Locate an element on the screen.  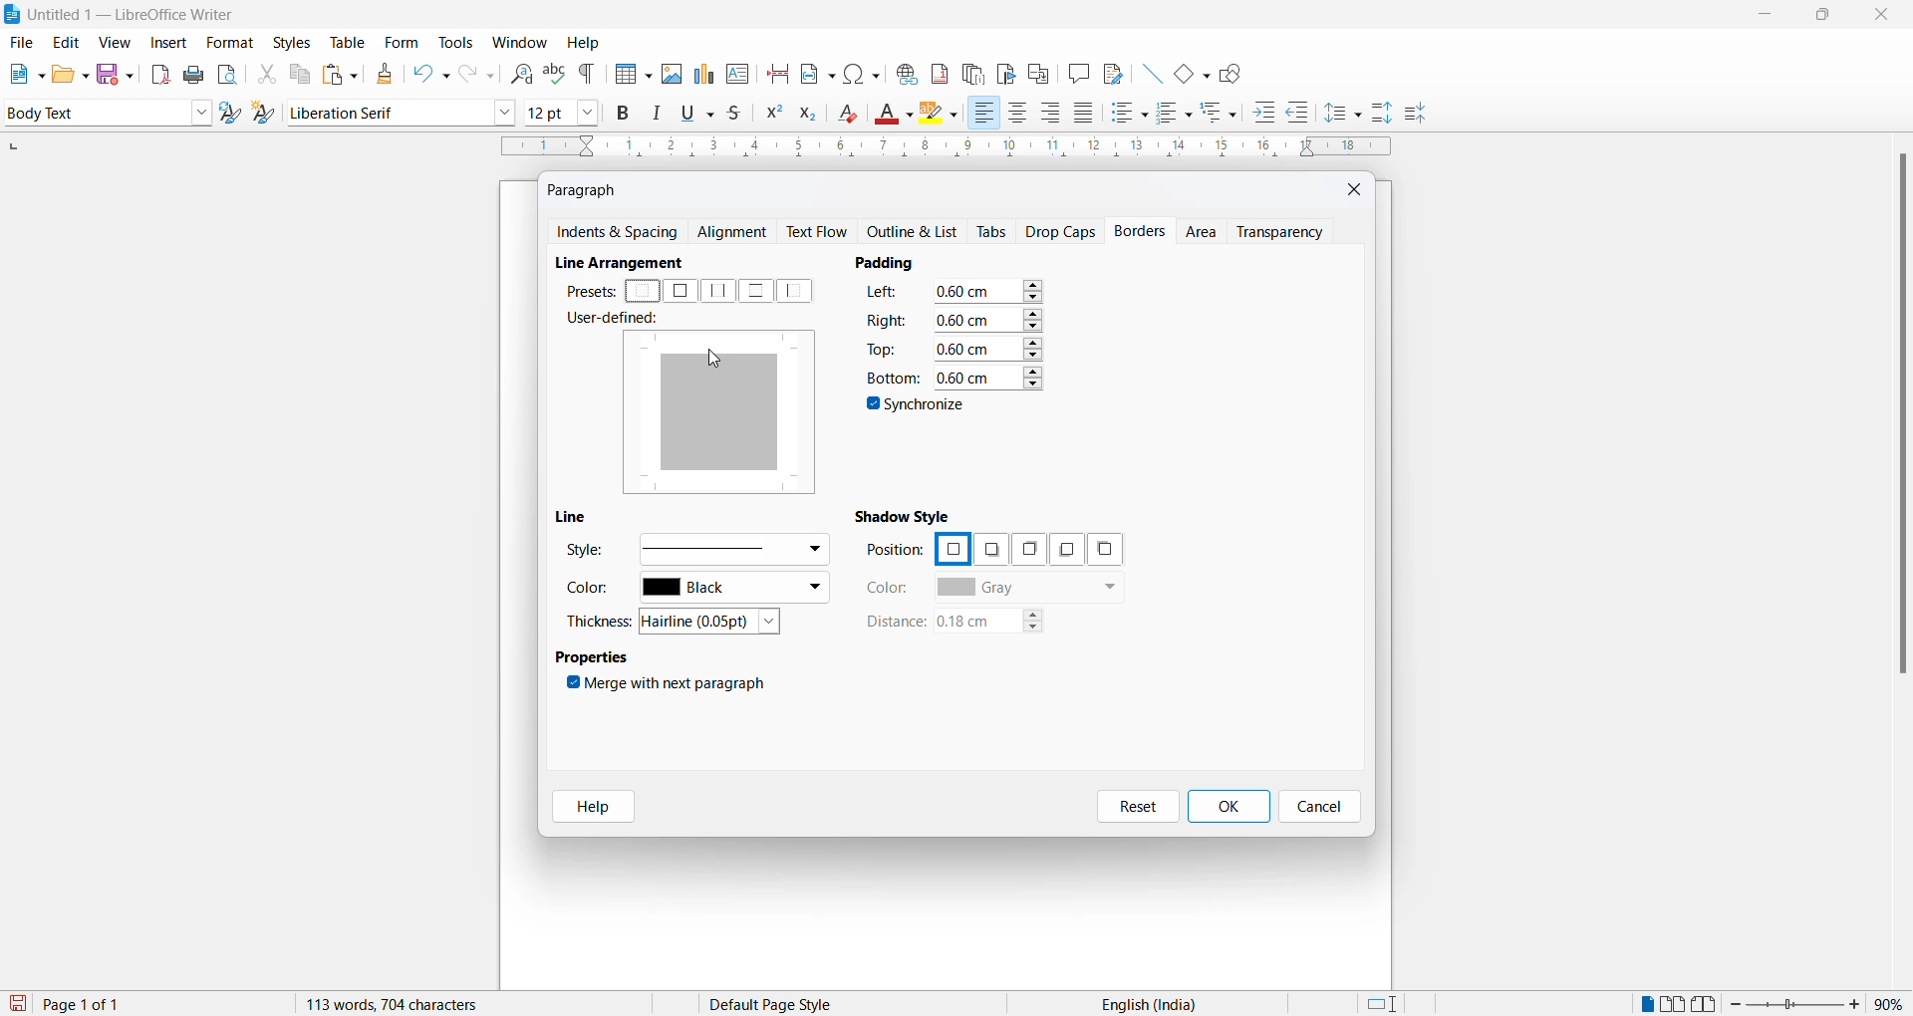
distance options is located at coordinates (999, 625).